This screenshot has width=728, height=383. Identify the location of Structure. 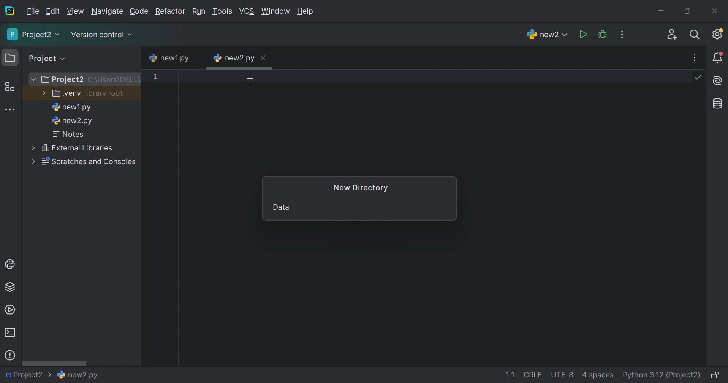
(10, 87).